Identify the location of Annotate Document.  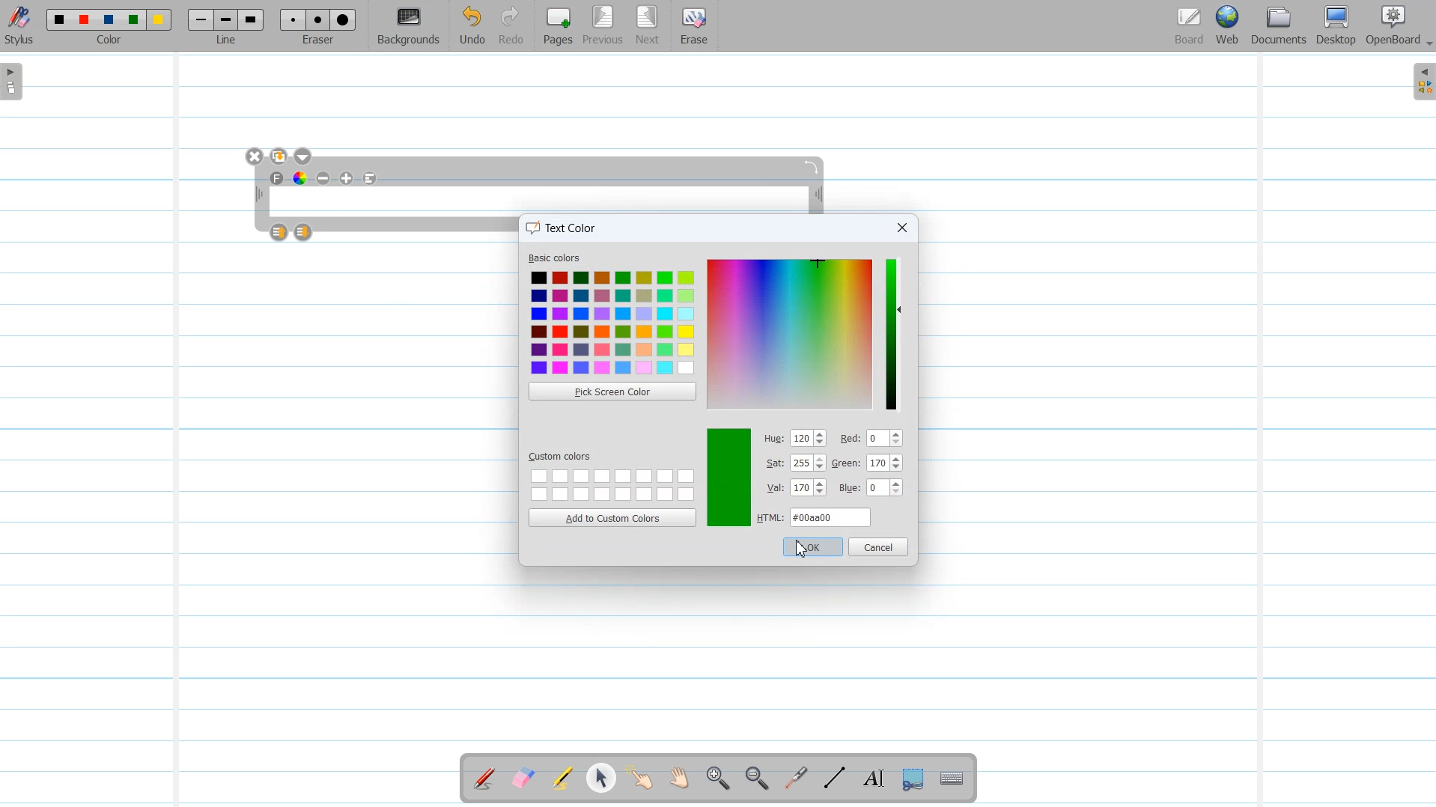
(484, 779).